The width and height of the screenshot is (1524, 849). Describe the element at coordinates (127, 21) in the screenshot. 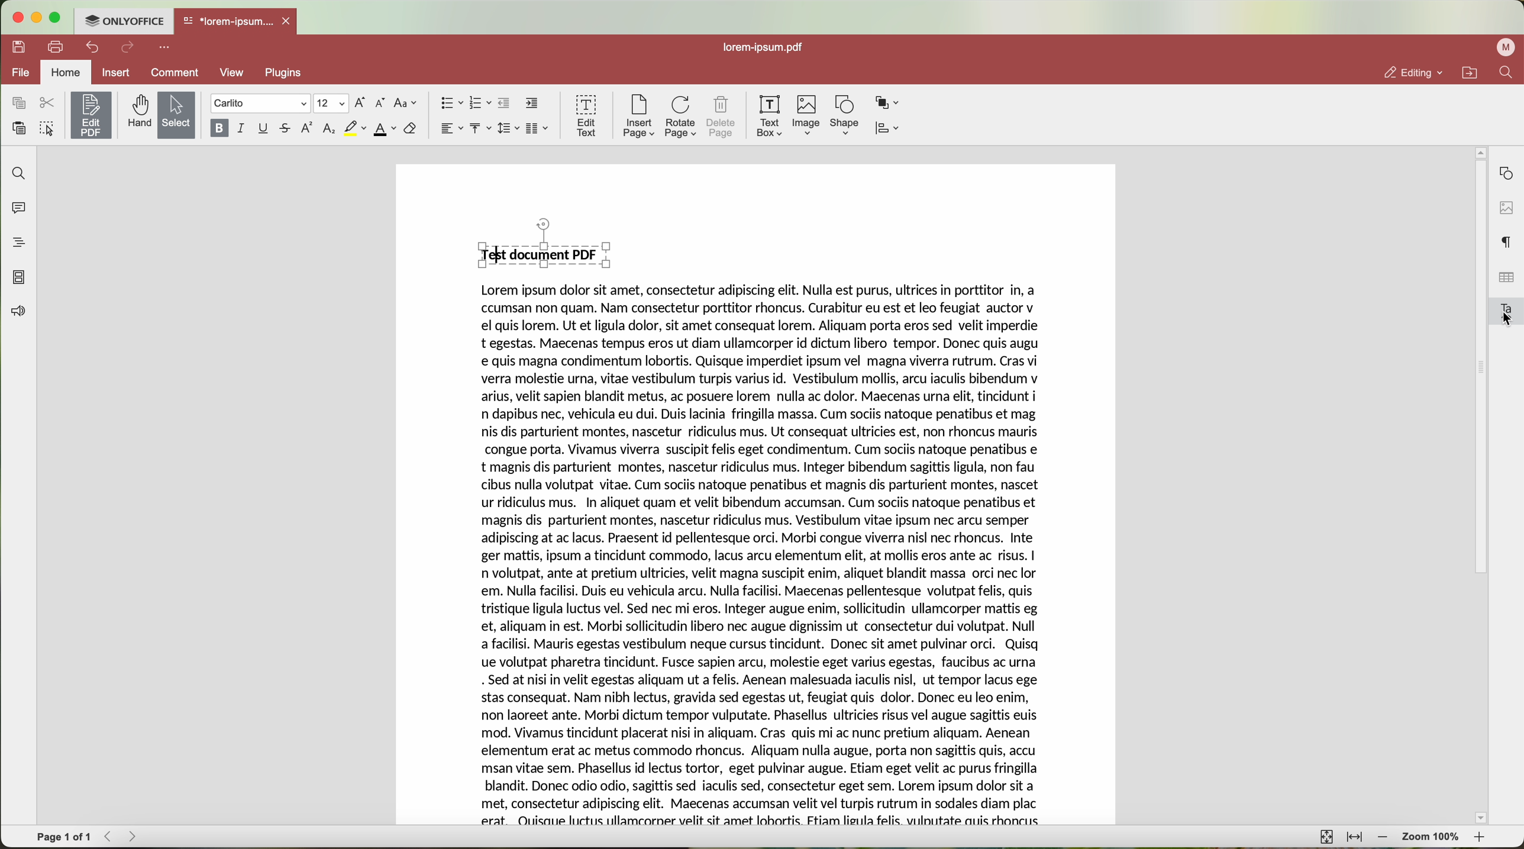

I see `ONLYOFFICE` at that location.